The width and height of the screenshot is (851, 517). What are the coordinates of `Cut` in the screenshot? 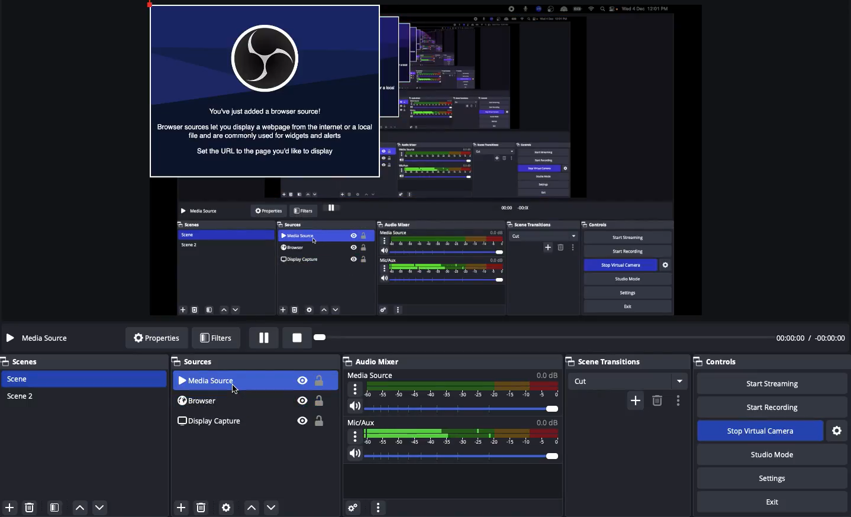 It's located at (630, 381).